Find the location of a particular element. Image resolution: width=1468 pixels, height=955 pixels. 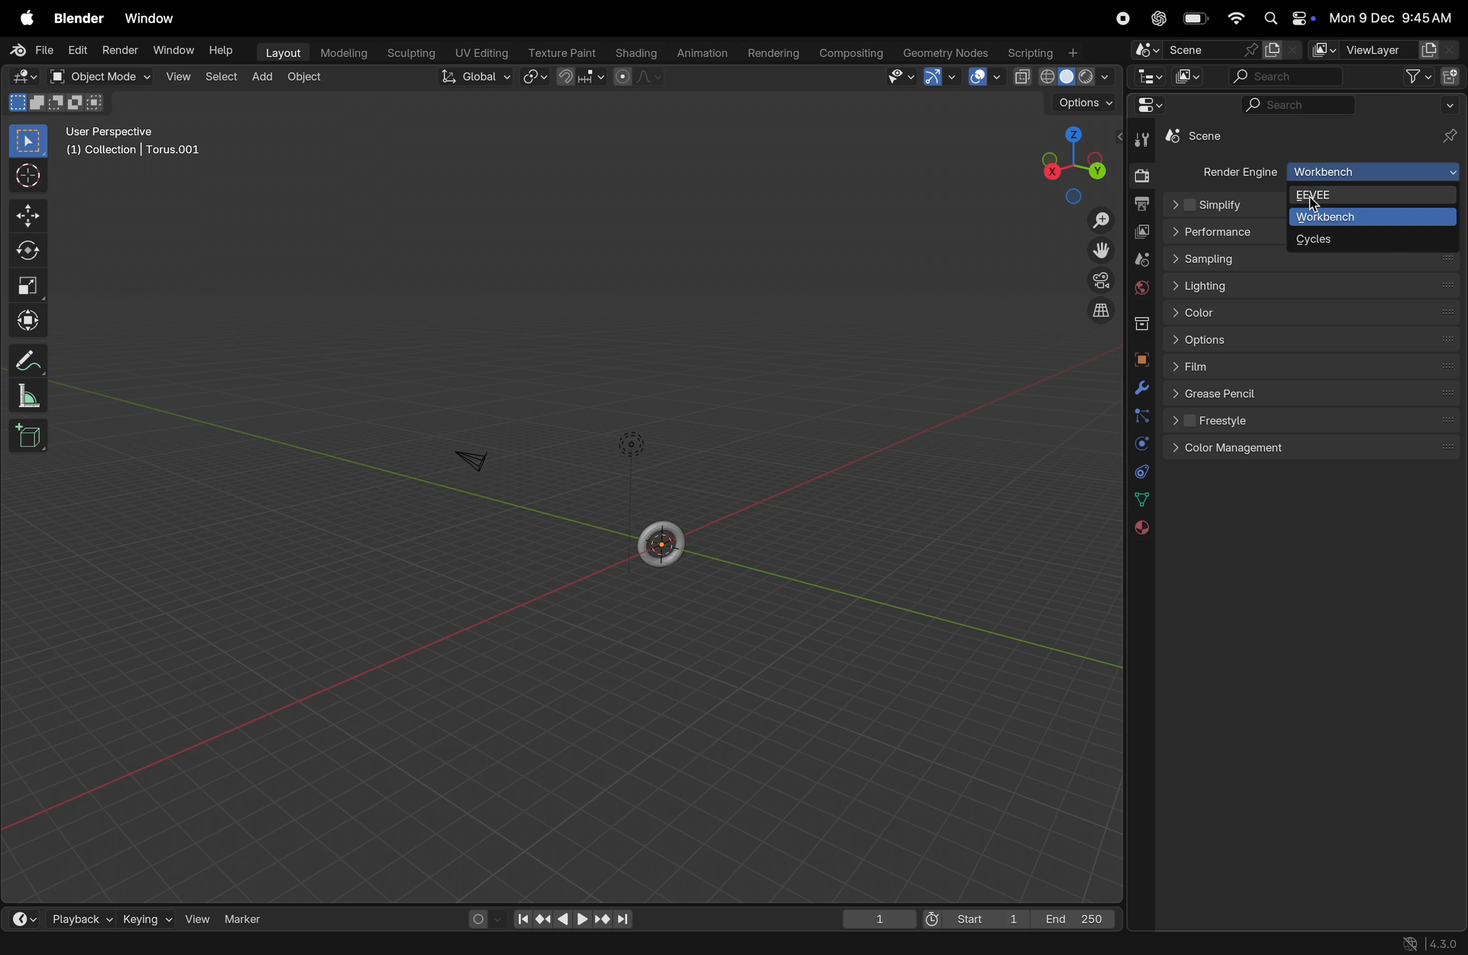

date and time is located at coordinates (1396, 17).